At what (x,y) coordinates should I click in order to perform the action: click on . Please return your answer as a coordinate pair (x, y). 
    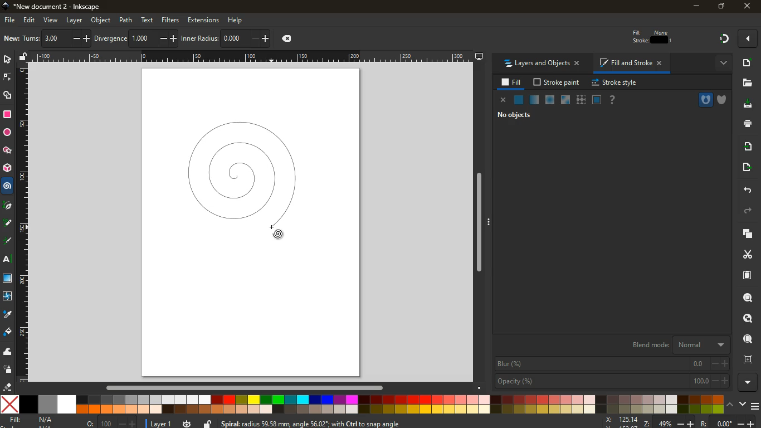
    Looking at the image, I should click on (22, 225).